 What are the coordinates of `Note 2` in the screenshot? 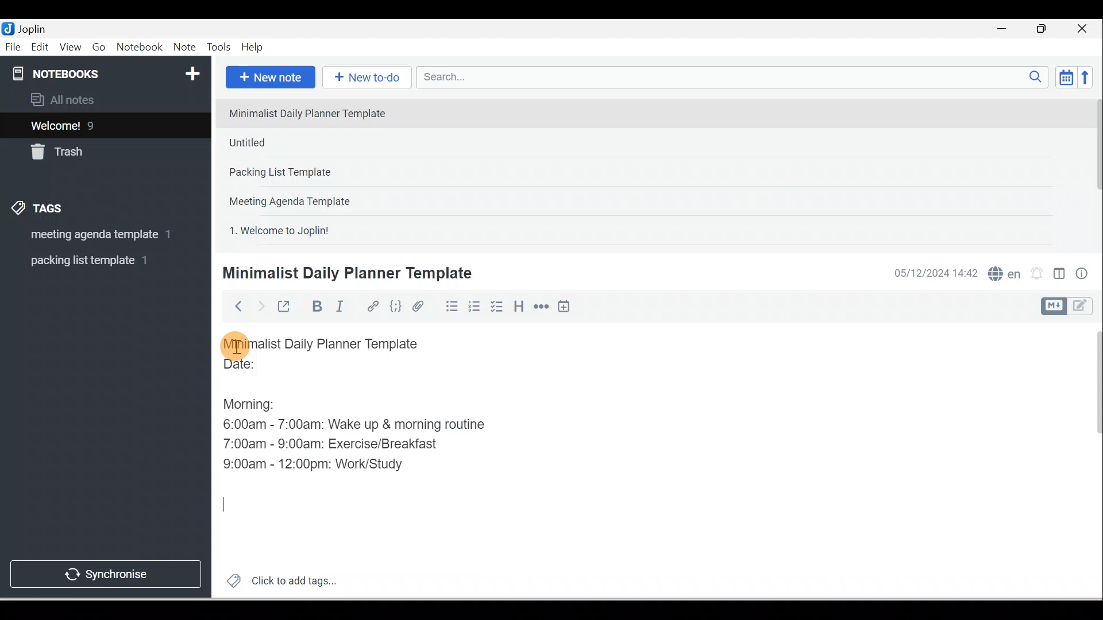 It's located at (304, 142).